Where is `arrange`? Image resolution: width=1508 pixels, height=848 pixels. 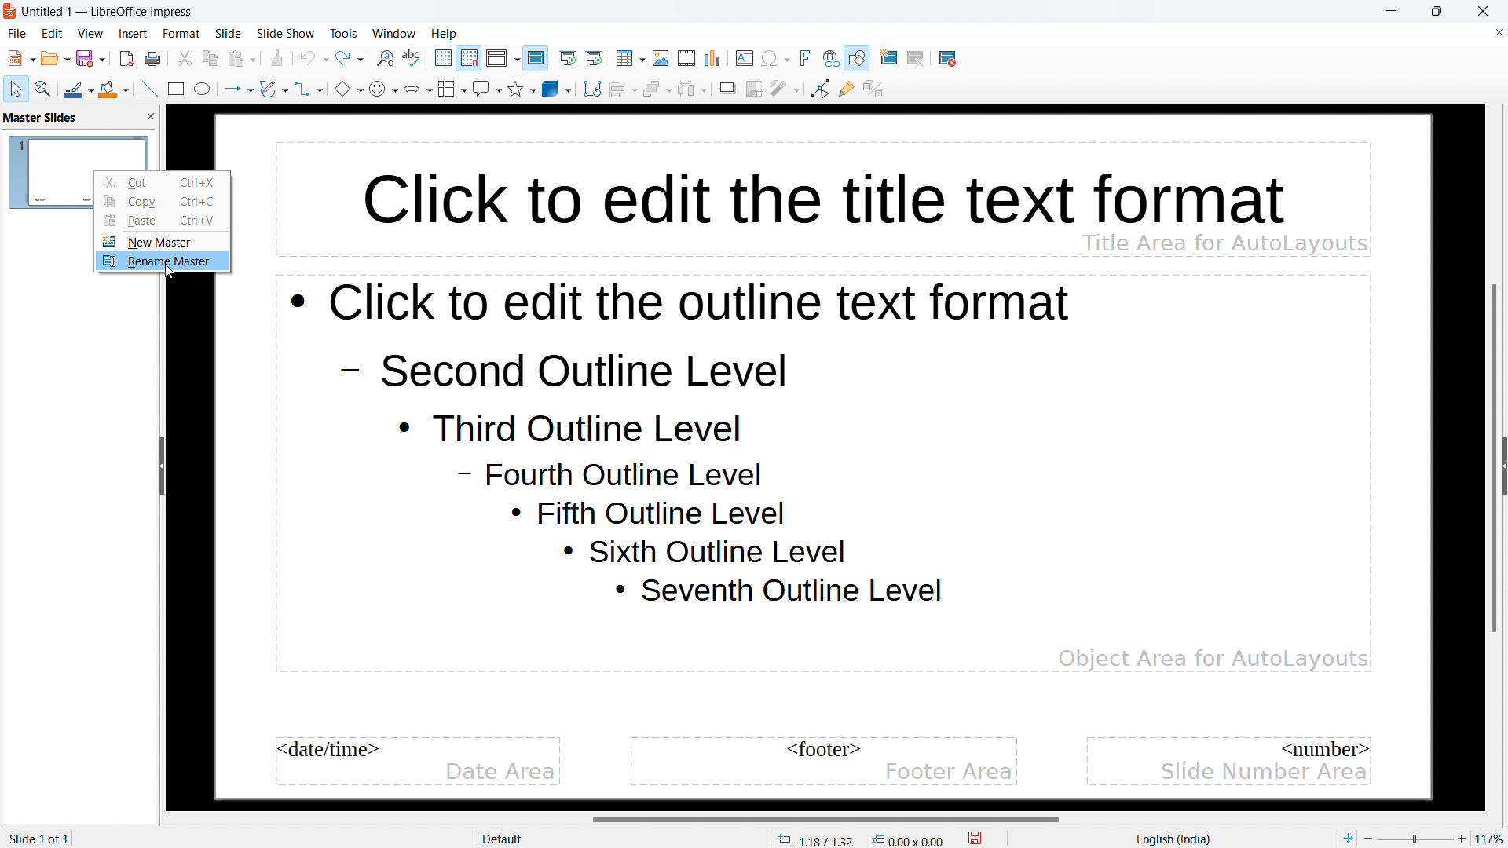 arrange is located at coordinates (657, 90).